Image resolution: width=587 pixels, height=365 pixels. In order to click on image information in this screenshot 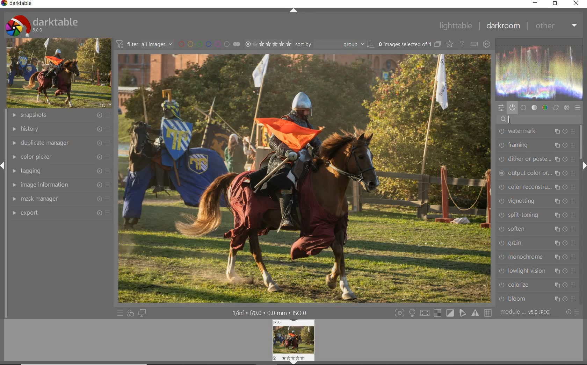, I will do `click(59, 186)`.